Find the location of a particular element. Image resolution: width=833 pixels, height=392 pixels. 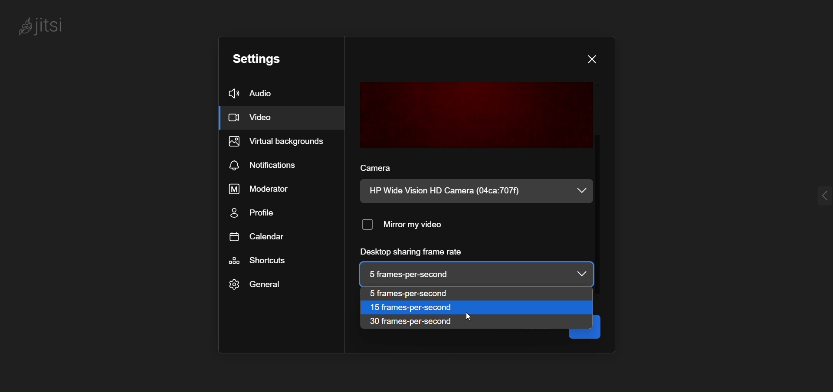

HP Wide Vision HD Camera (04ca:707f) is located at coordinates (444, 191).